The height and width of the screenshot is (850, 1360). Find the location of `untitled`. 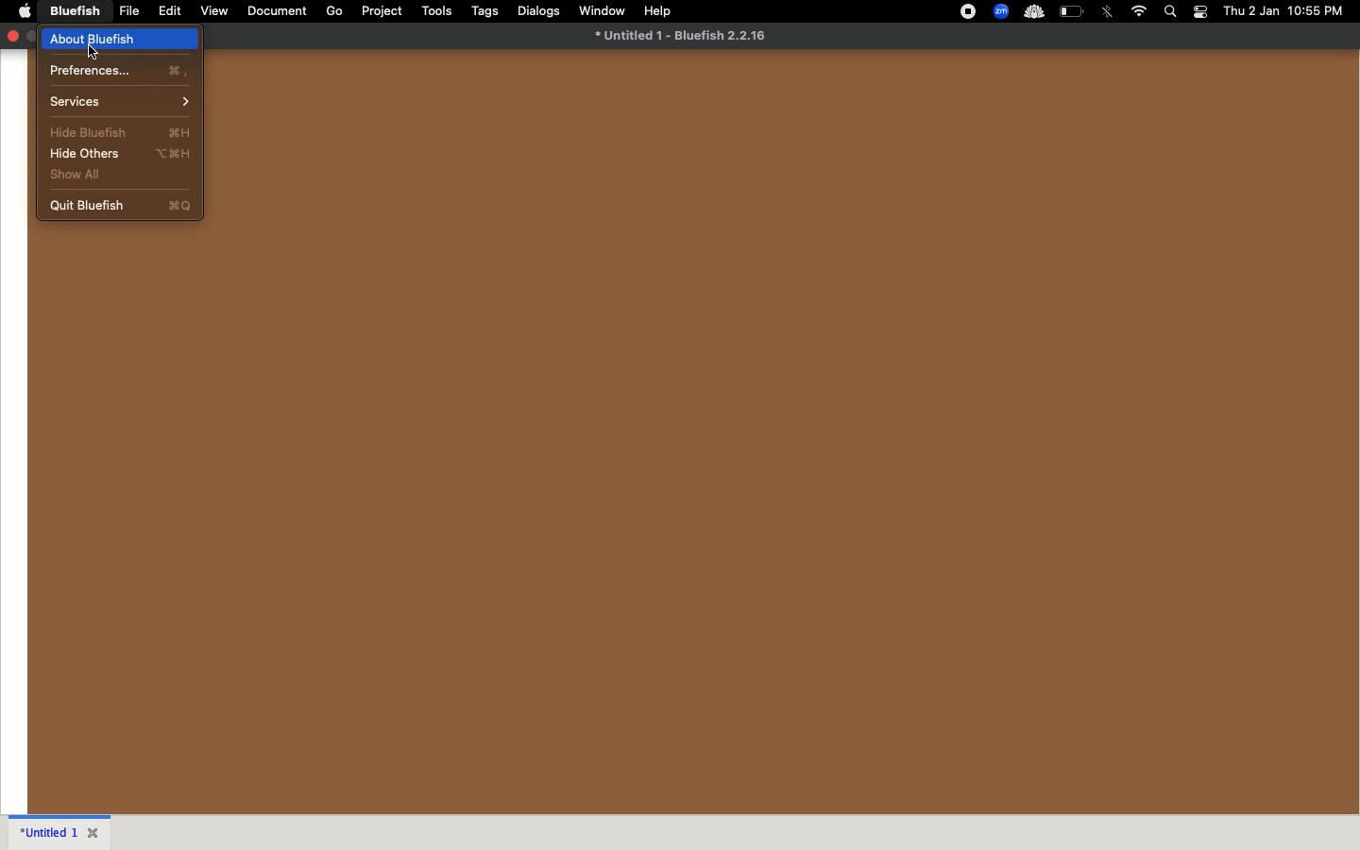

untitled is located at coordinates (46, 830).